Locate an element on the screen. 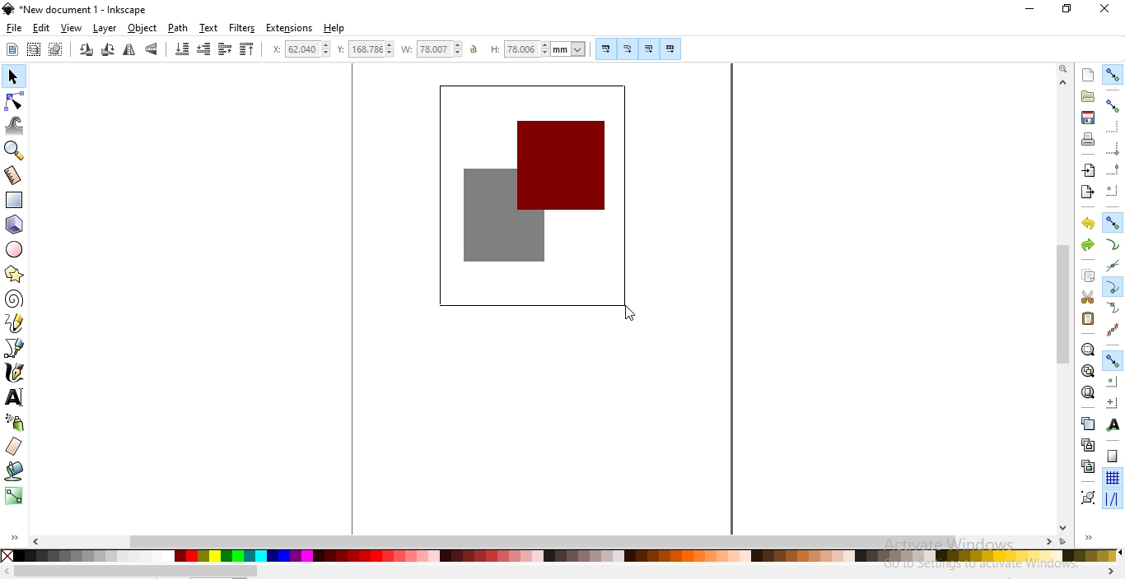 This screenshot has height=579, width=1125. snap an items rotation is located at coordinates (1113, 403).